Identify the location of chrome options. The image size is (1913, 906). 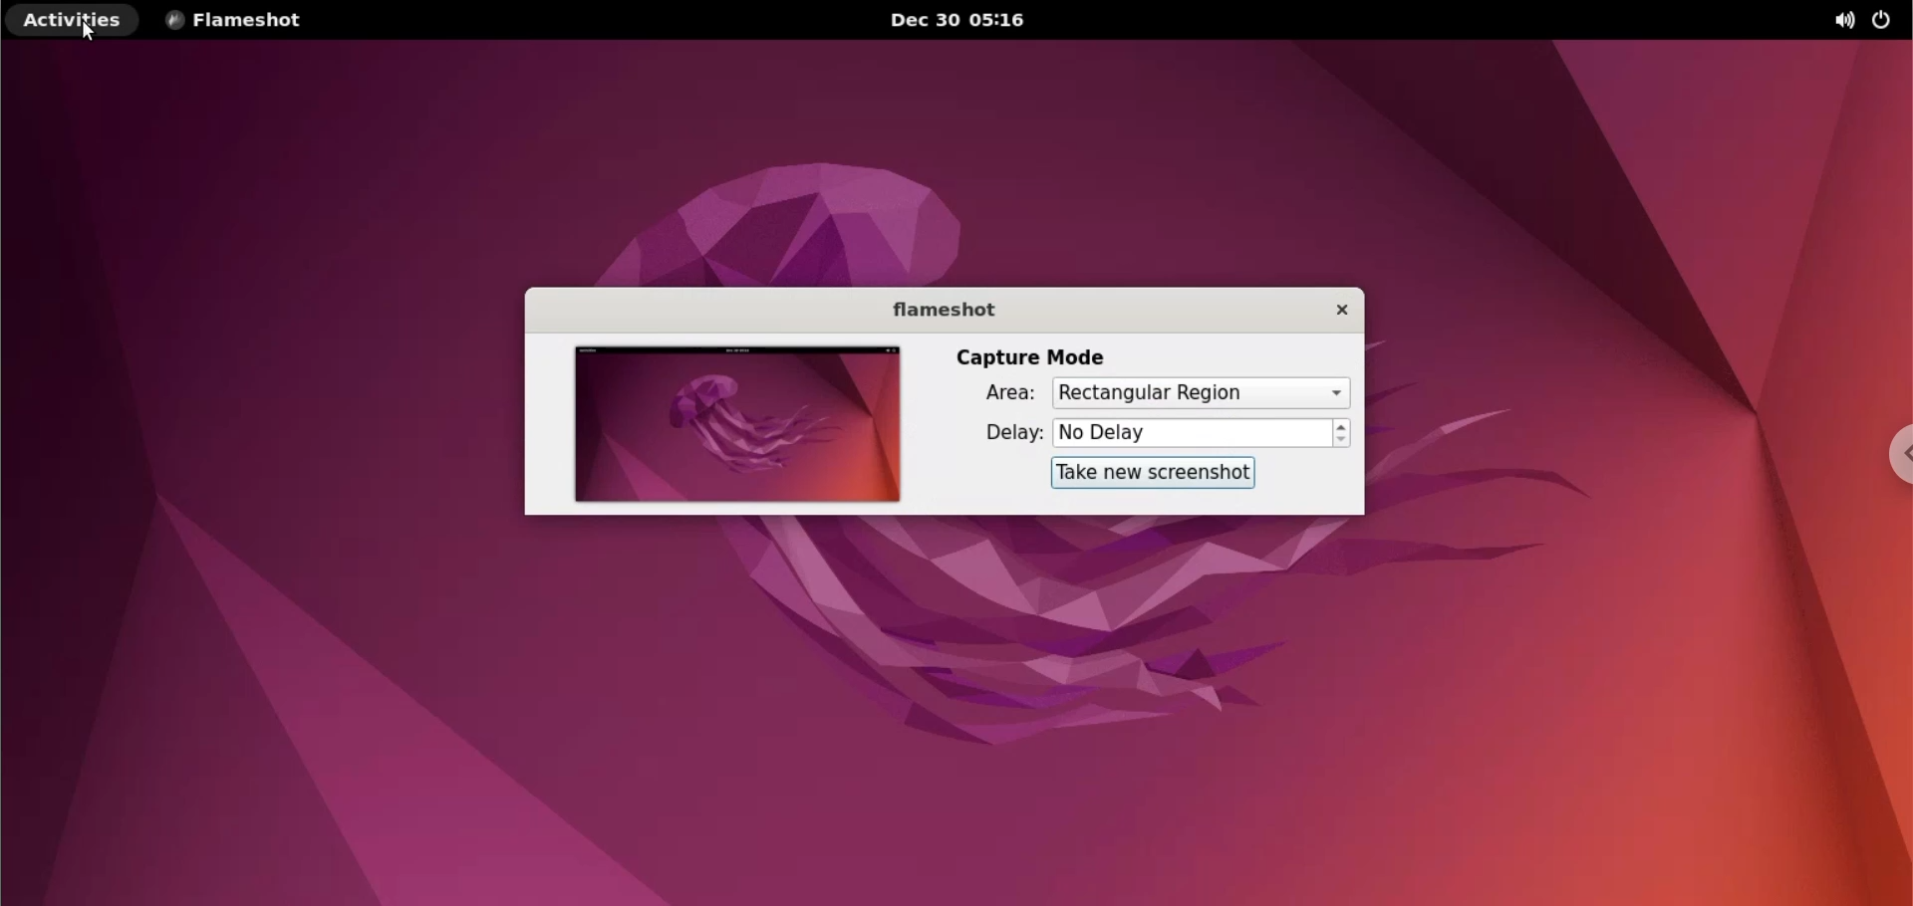
(1894, 457).